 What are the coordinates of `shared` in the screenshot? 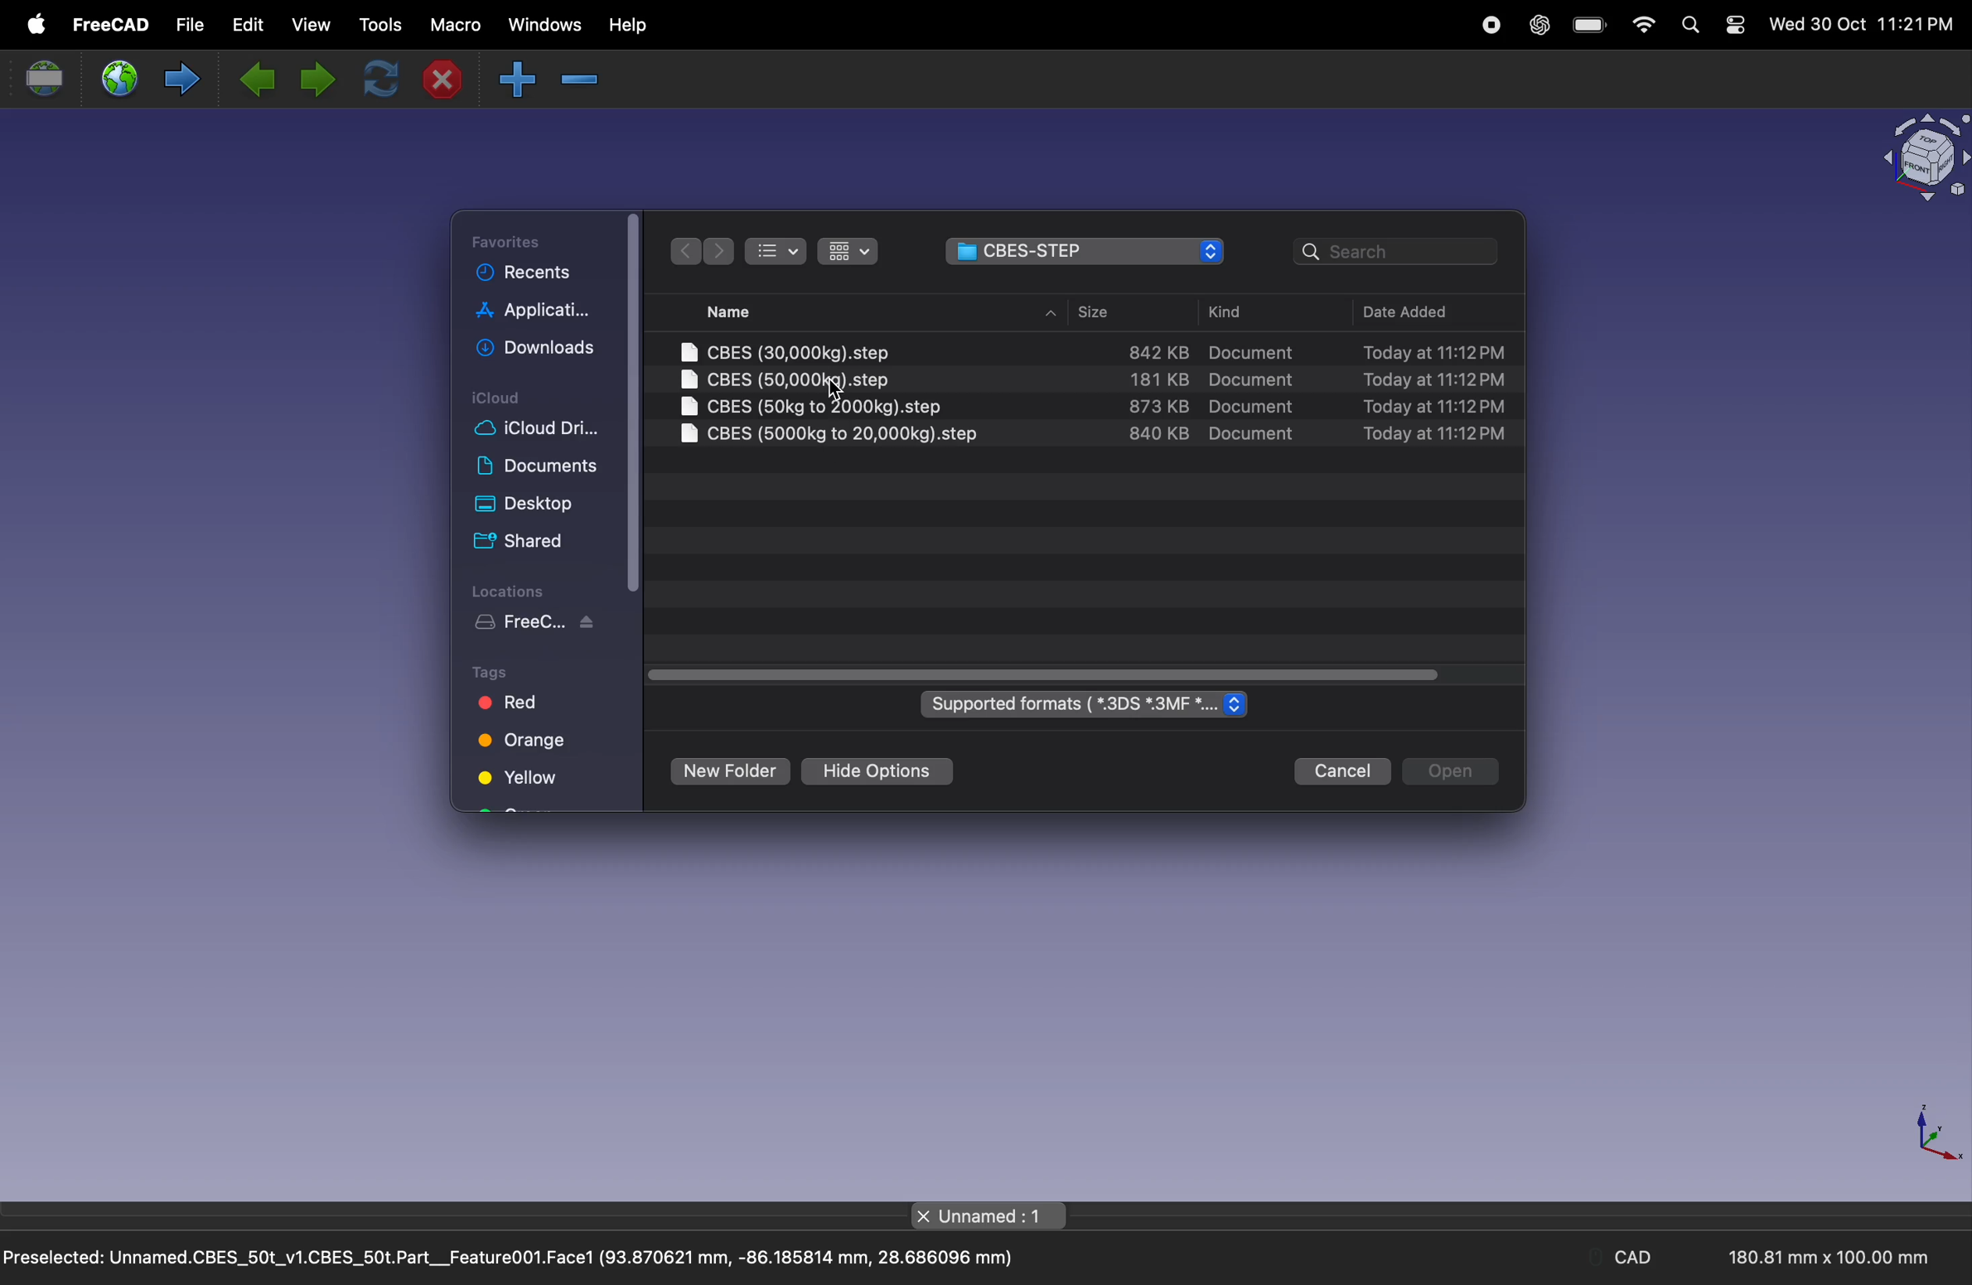 It's located at (518, 539).